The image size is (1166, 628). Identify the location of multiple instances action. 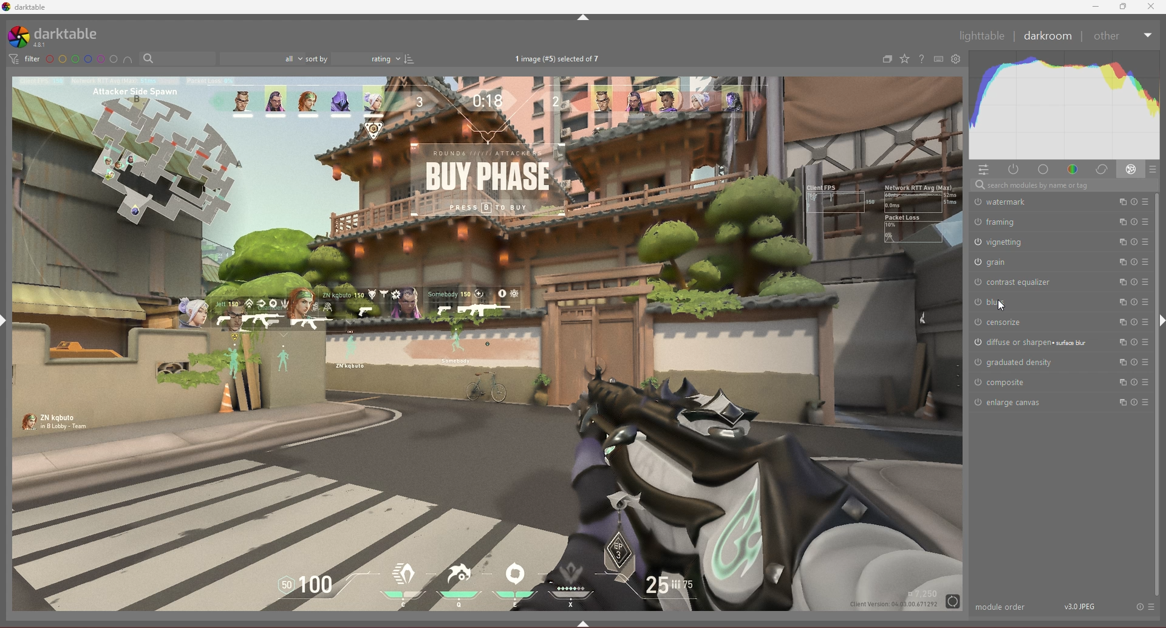
(1119, 402).